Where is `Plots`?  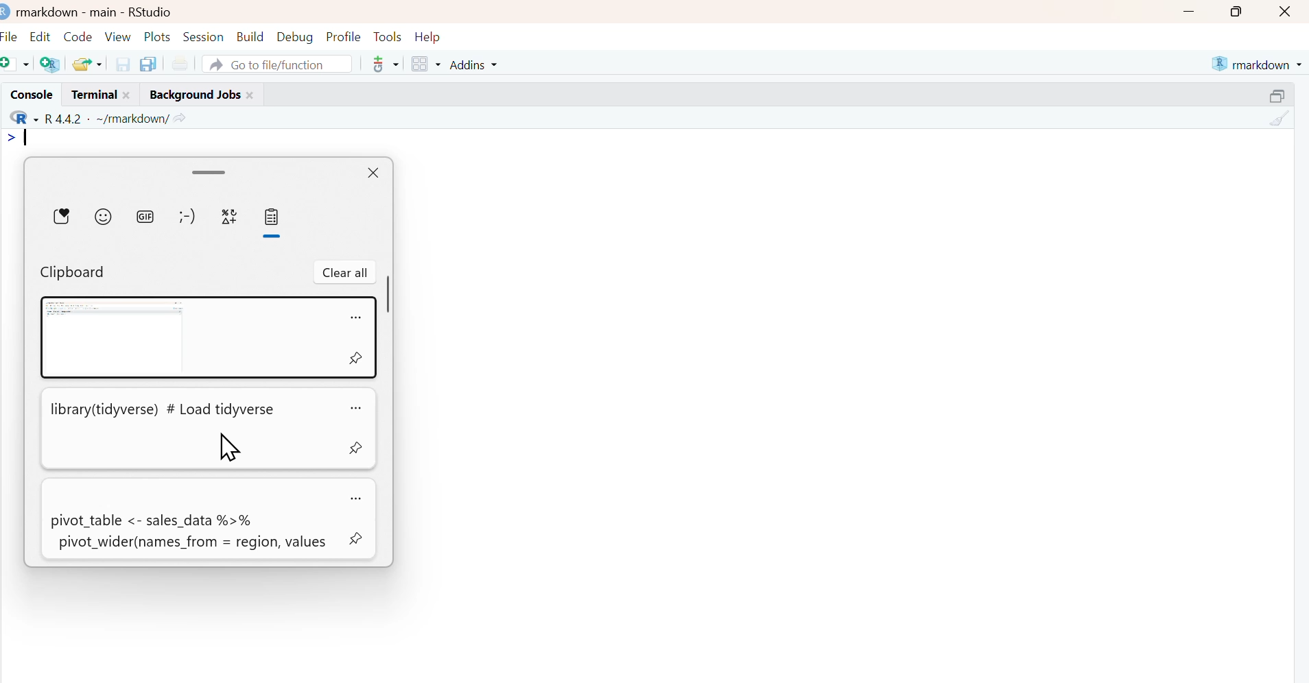
Plots is located at coordinates (158, 35).